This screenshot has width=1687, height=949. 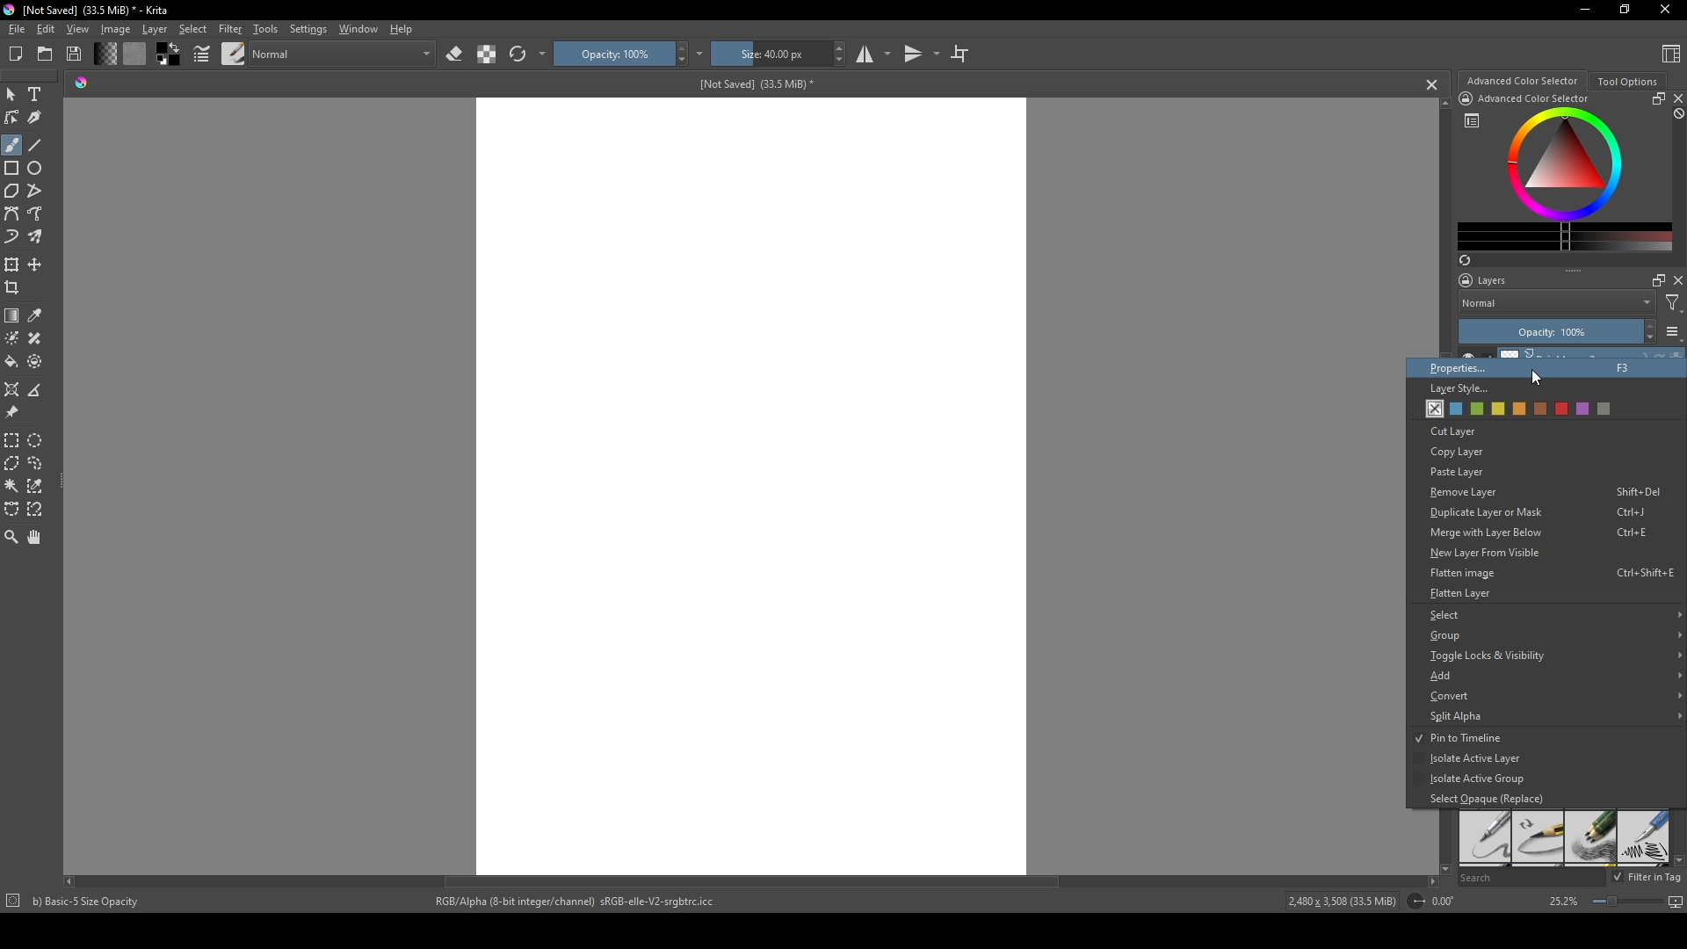 What do you see at coordinates (36, 145) in the screenshot?
I see `line` at bounding box center [36, 145].